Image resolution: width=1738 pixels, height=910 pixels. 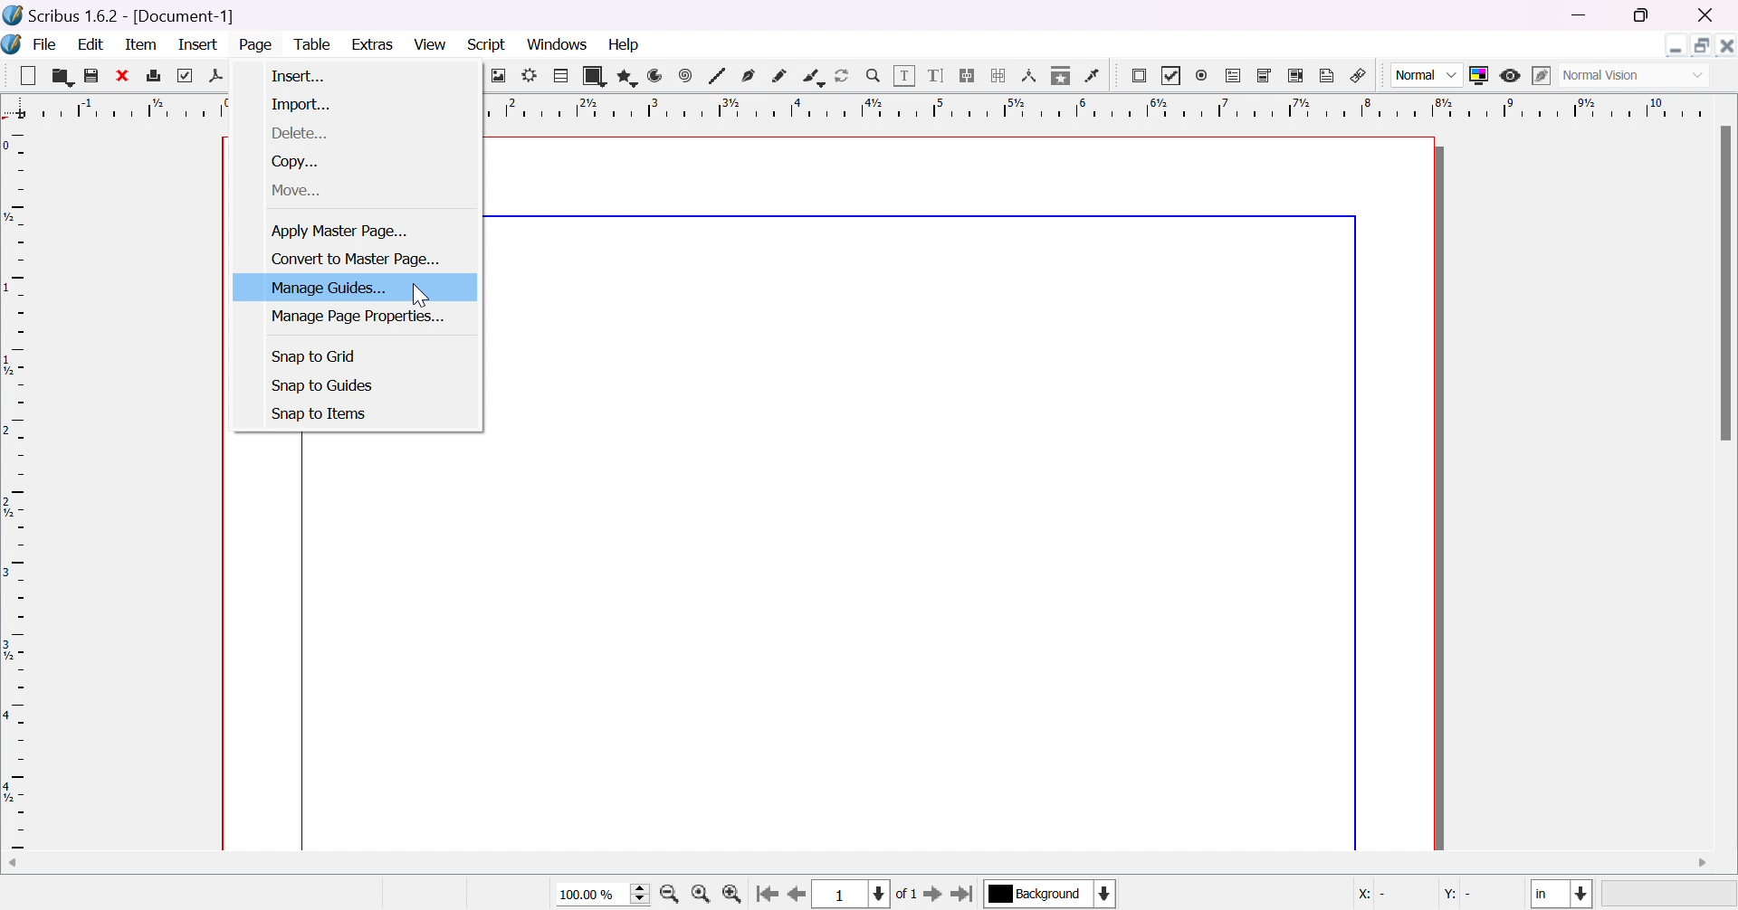 I want to click on item, so click(x=142, y=43).